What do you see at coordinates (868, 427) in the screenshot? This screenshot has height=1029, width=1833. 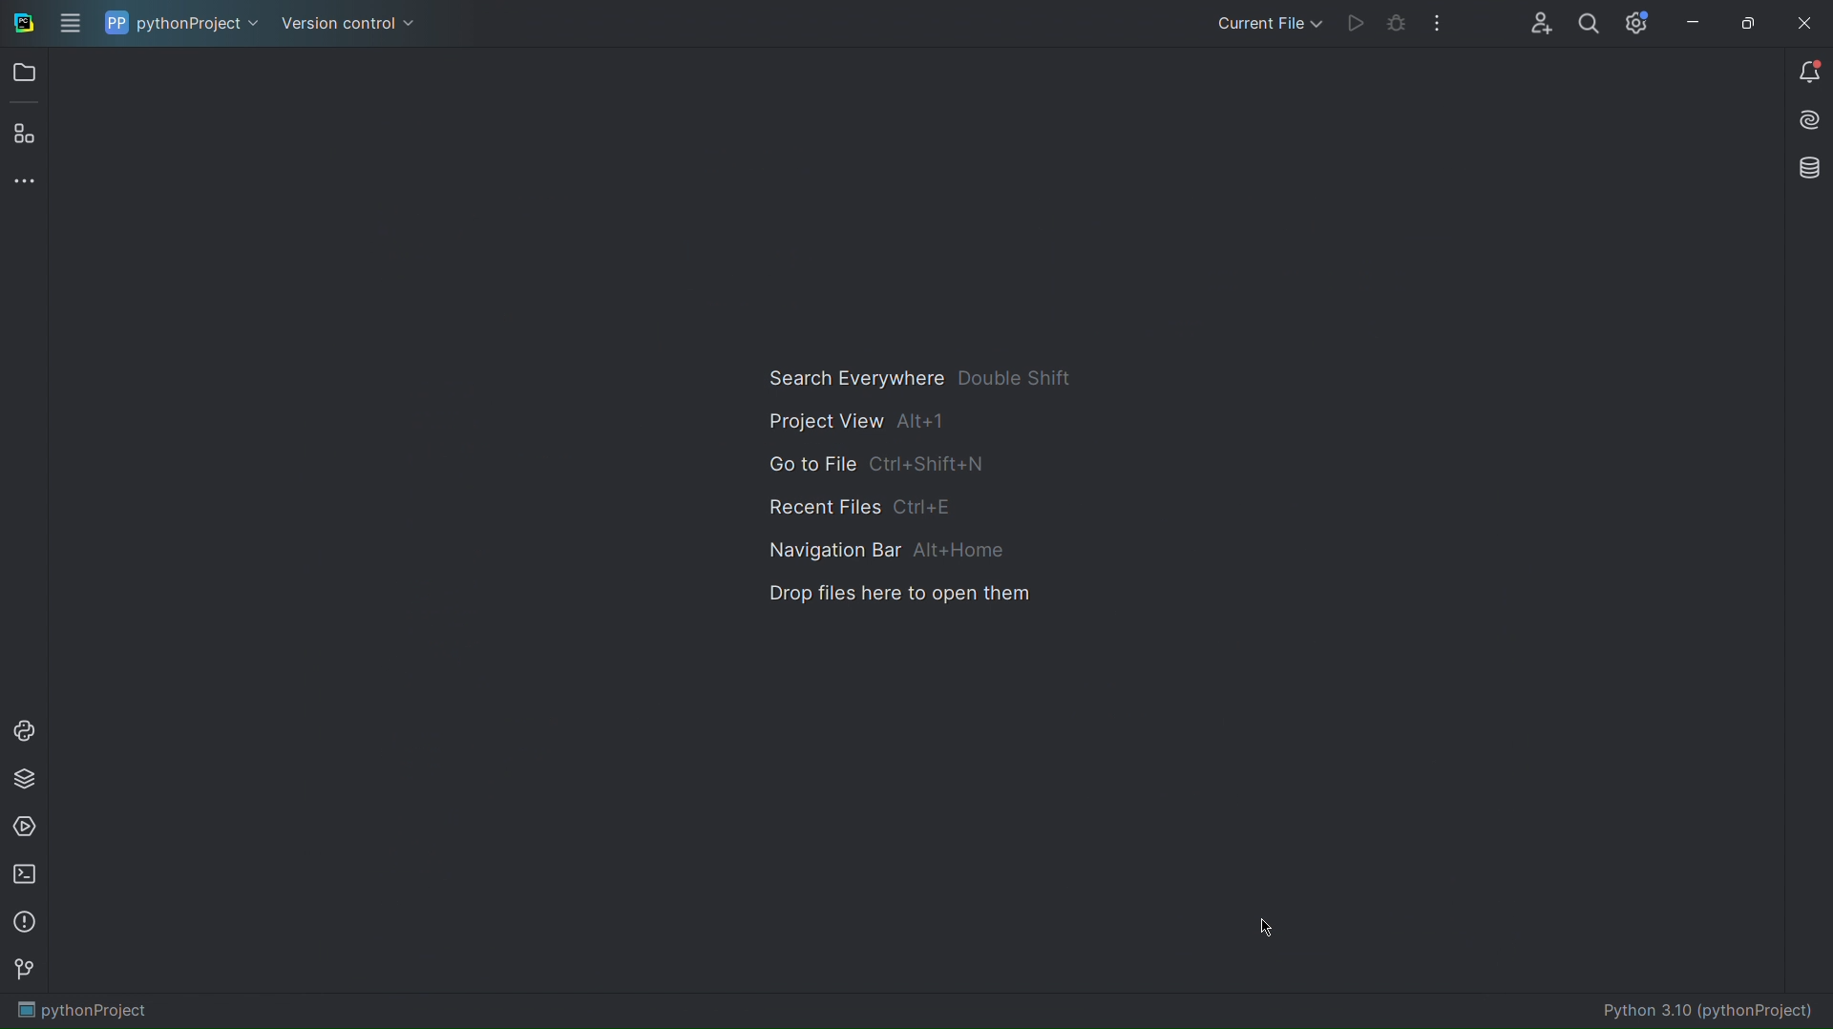 I see `Project View` at bounding box center [868, 427].